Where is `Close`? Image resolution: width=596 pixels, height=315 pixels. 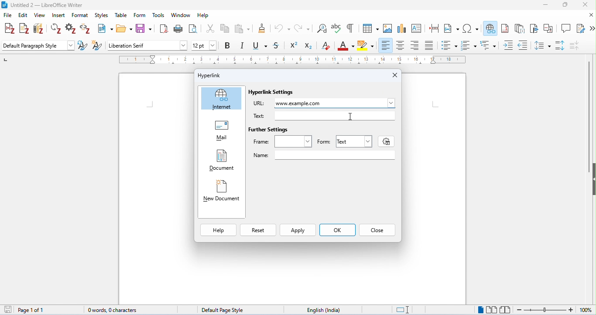
Close is located at coordinates (395, 75).